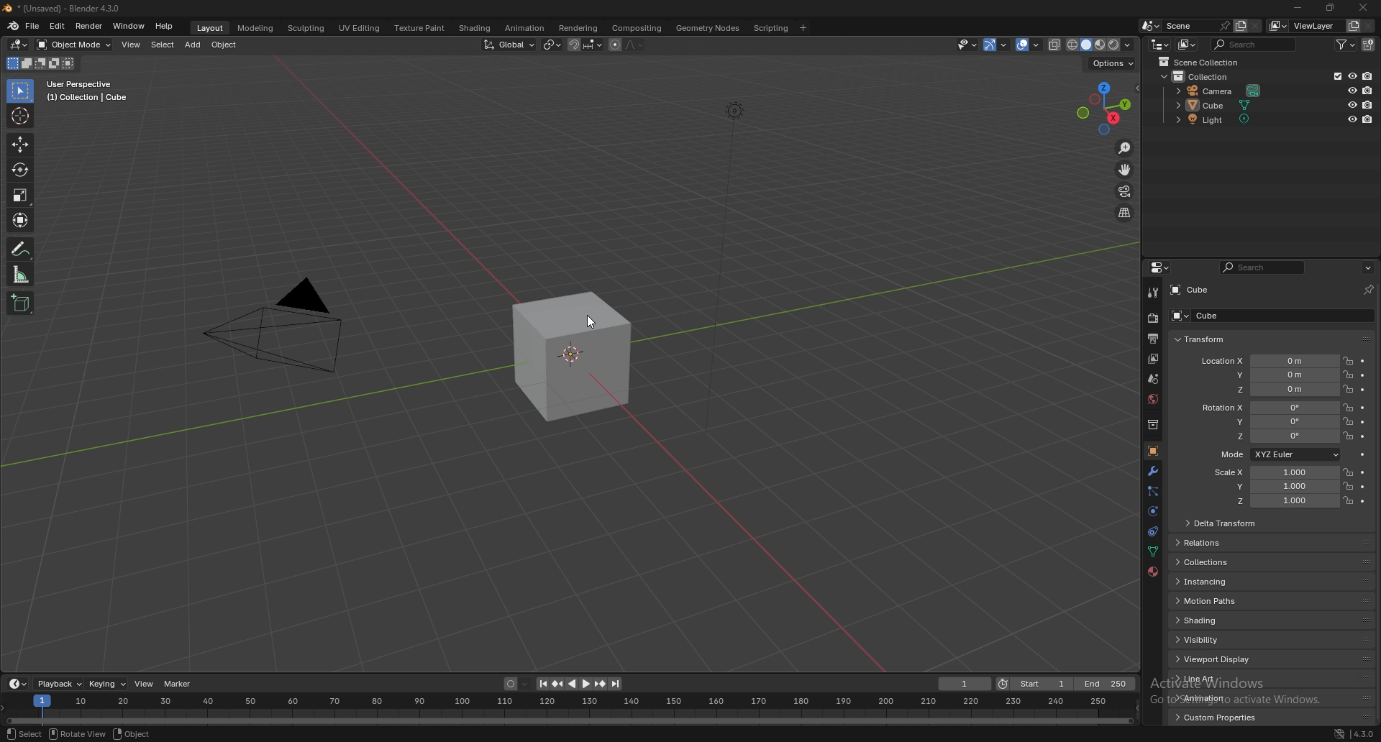 This screenshot has width=1381, height=742. Describe the element at coordinates (1159, 267) in the screenshot. I see `editor type` at that location.